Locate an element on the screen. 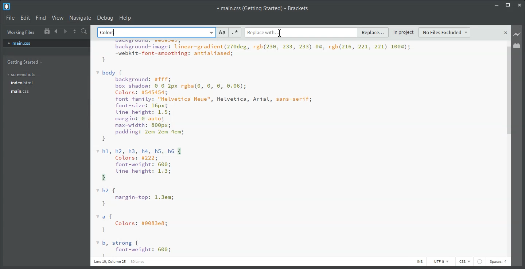  Navigate Forward is located at coordinates (66, 31).